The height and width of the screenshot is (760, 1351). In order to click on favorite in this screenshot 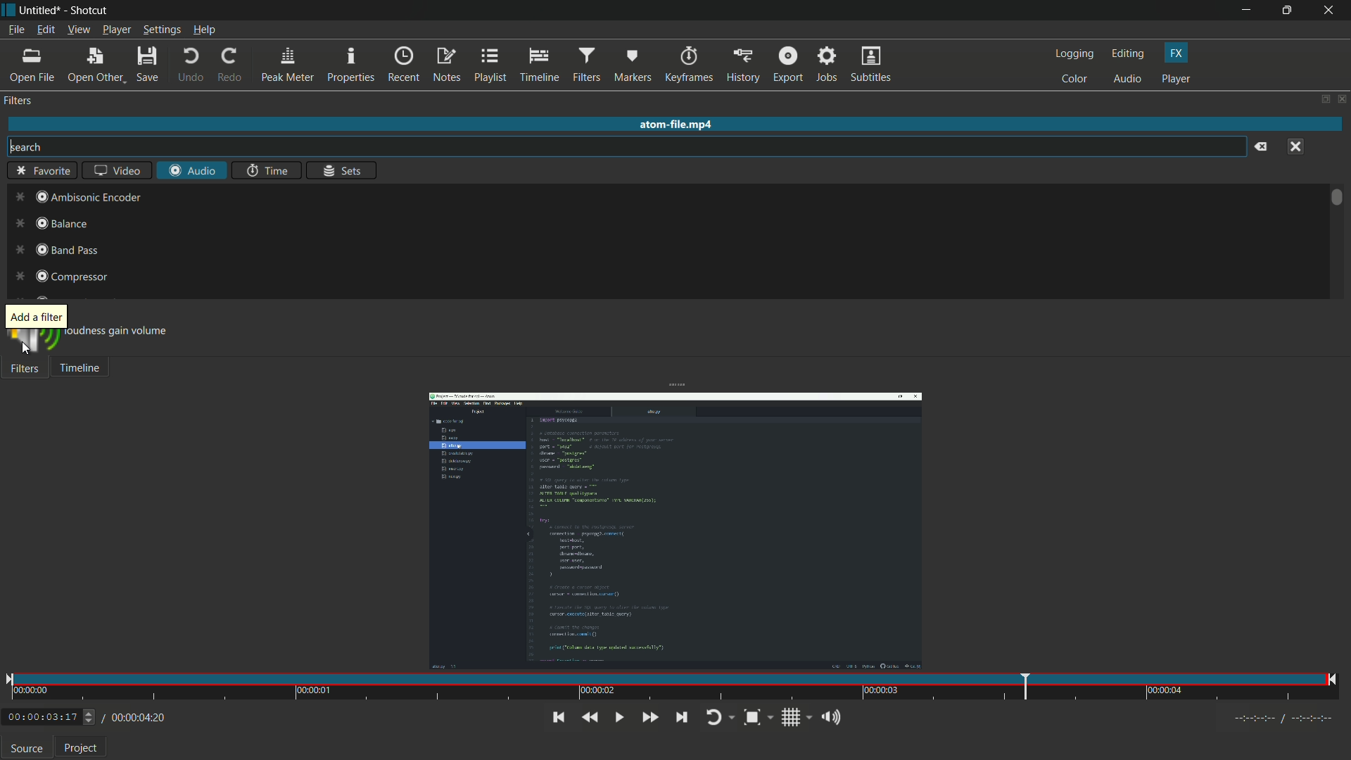, I will do `click(43, 170)`.